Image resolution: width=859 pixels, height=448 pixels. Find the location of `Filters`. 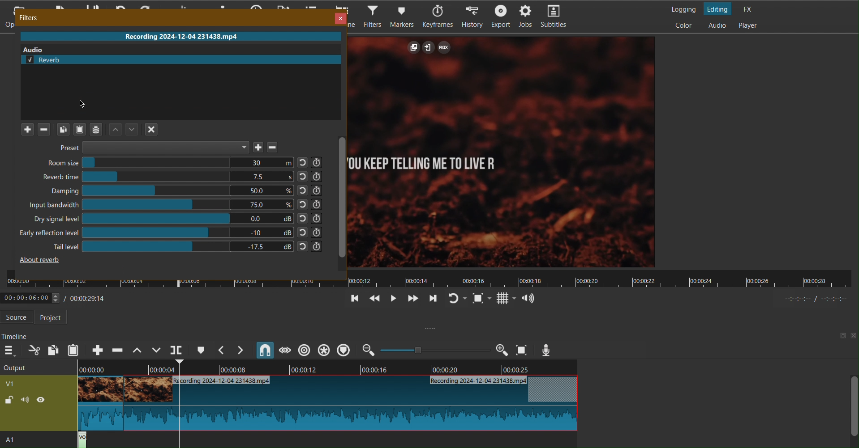

Filters is located at coordinates (372, 17).